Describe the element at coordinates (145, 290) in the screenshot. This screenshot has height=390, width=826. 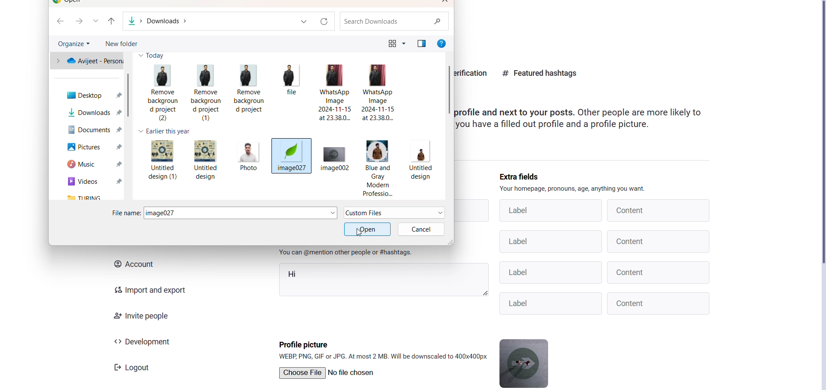
I see `import and export` at that location.